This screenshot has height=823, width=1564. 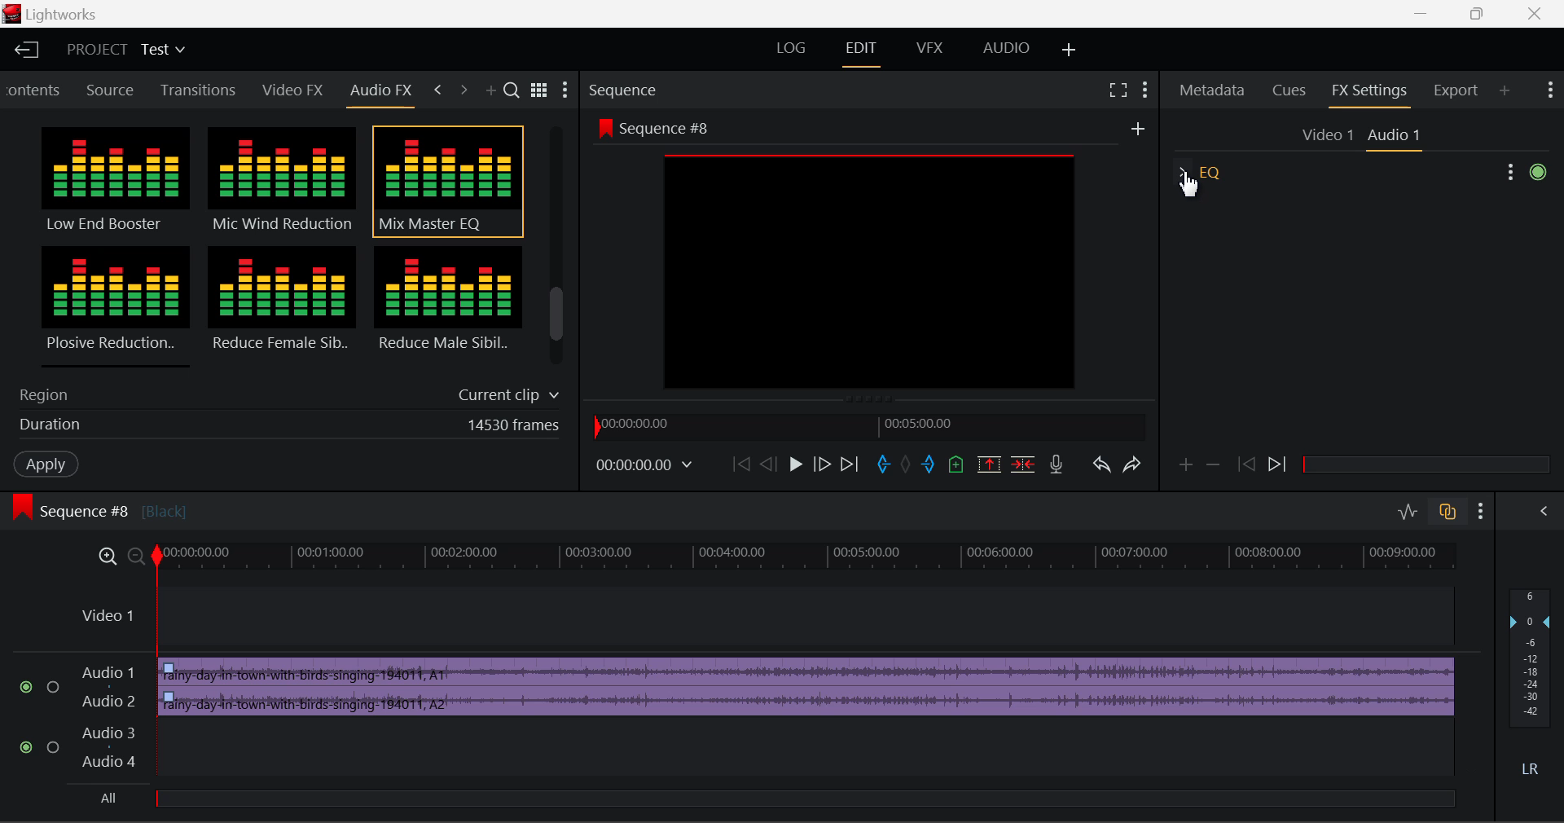 What do you see at coordinates (854, 466) in the screenshot?
I see `To End` at bounding box center [854, 466].